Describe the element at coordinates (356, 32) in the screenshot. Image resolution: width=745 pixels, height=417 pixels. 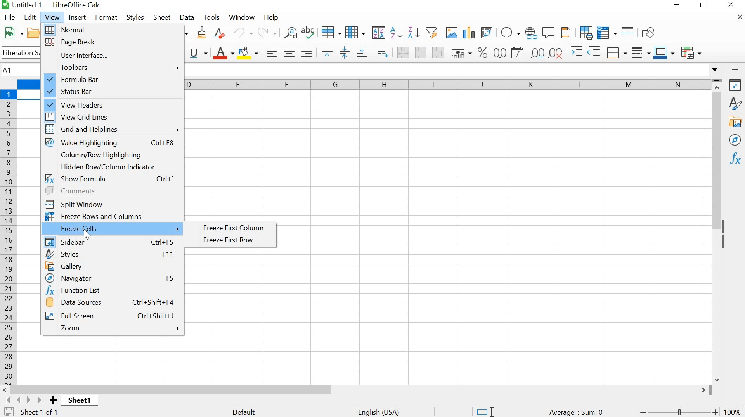
I see `COLUMN` at that location.